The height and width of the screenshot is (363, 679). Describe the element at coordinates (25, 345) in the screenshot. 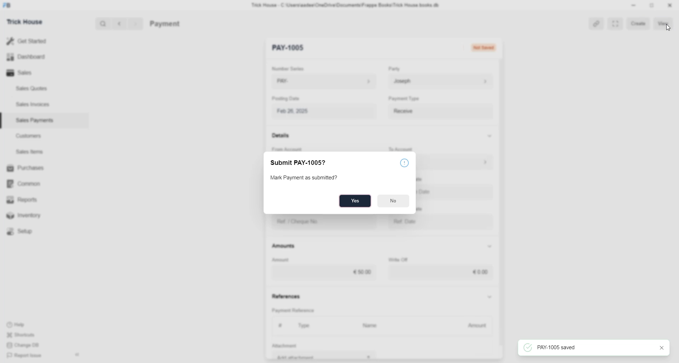

I see `Change DB` at that location.